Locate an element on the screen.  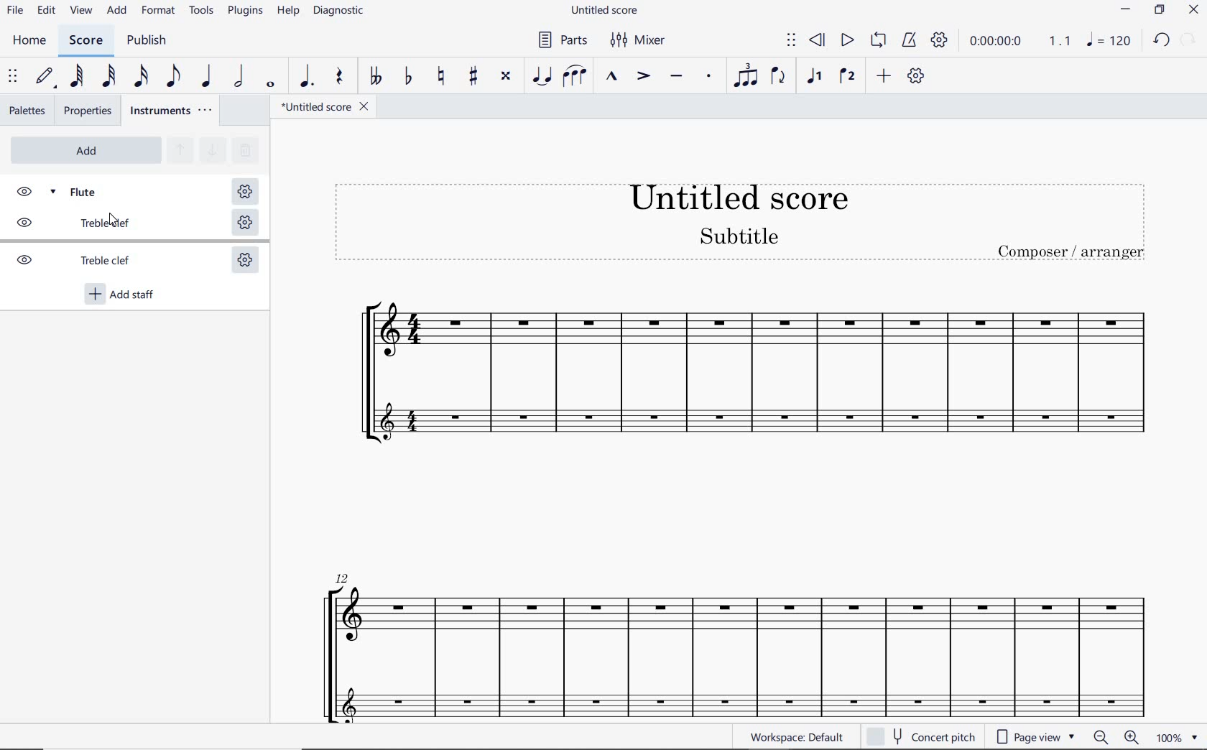
view is located at coordinates (83, 11).